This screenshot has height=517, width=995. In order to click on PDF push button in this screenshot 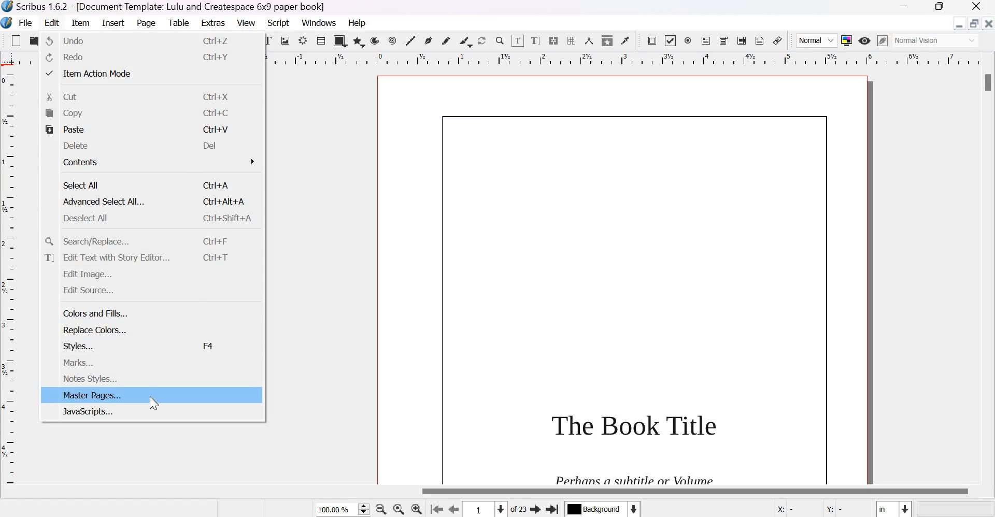, I will do `click(651, 40)`.